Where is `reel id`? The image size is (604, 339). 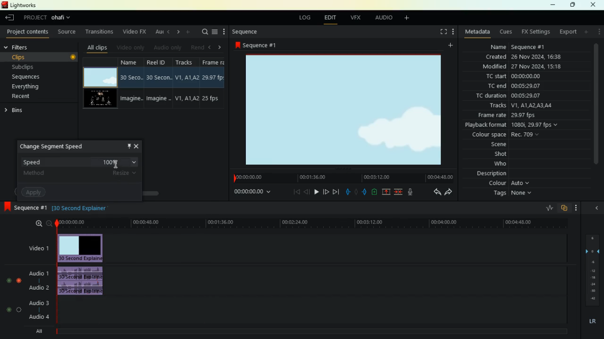 reel id is located at coordinates (160, 84).